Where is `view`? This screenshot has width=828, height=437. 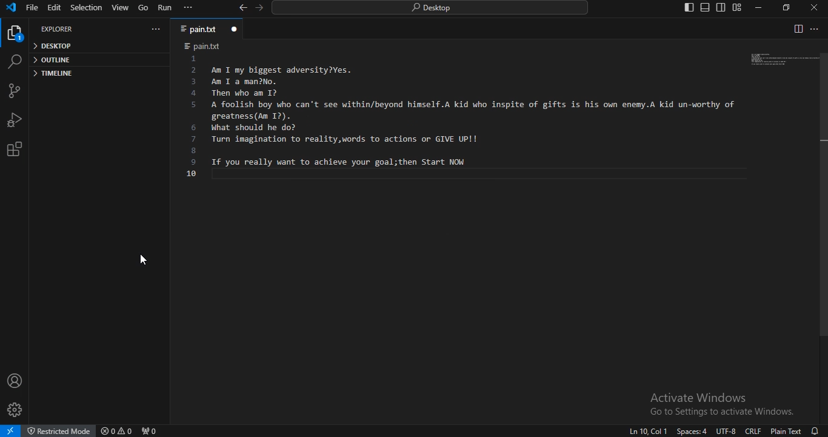 view is located at coordinates (121, 7).